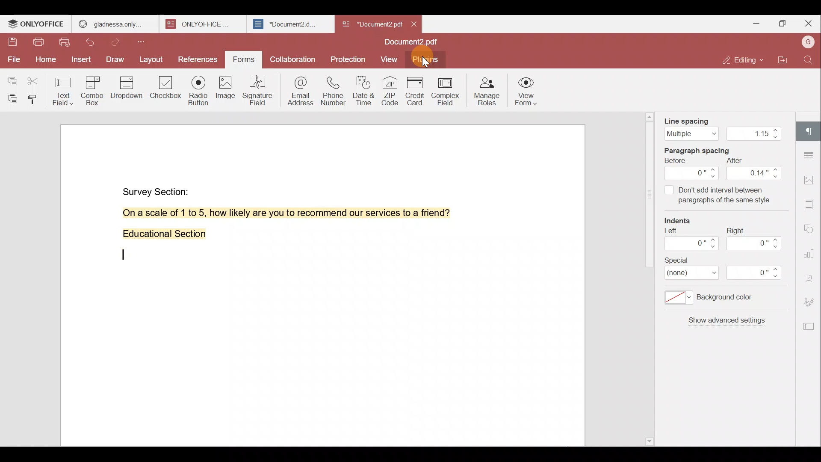 This screenshot has width=821, height=462. I want to click on Image, so click(224, 90).